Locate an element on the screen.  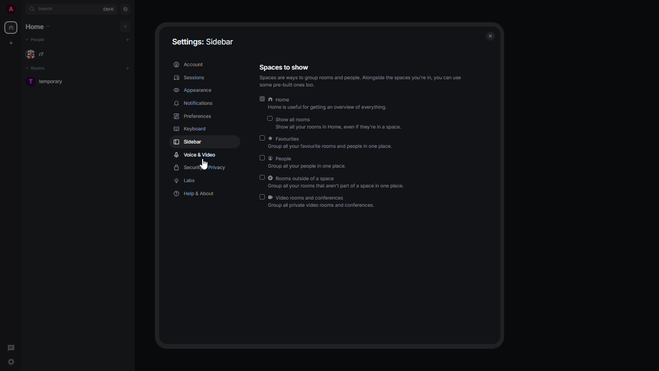
home is located at coordinates (12, 28).